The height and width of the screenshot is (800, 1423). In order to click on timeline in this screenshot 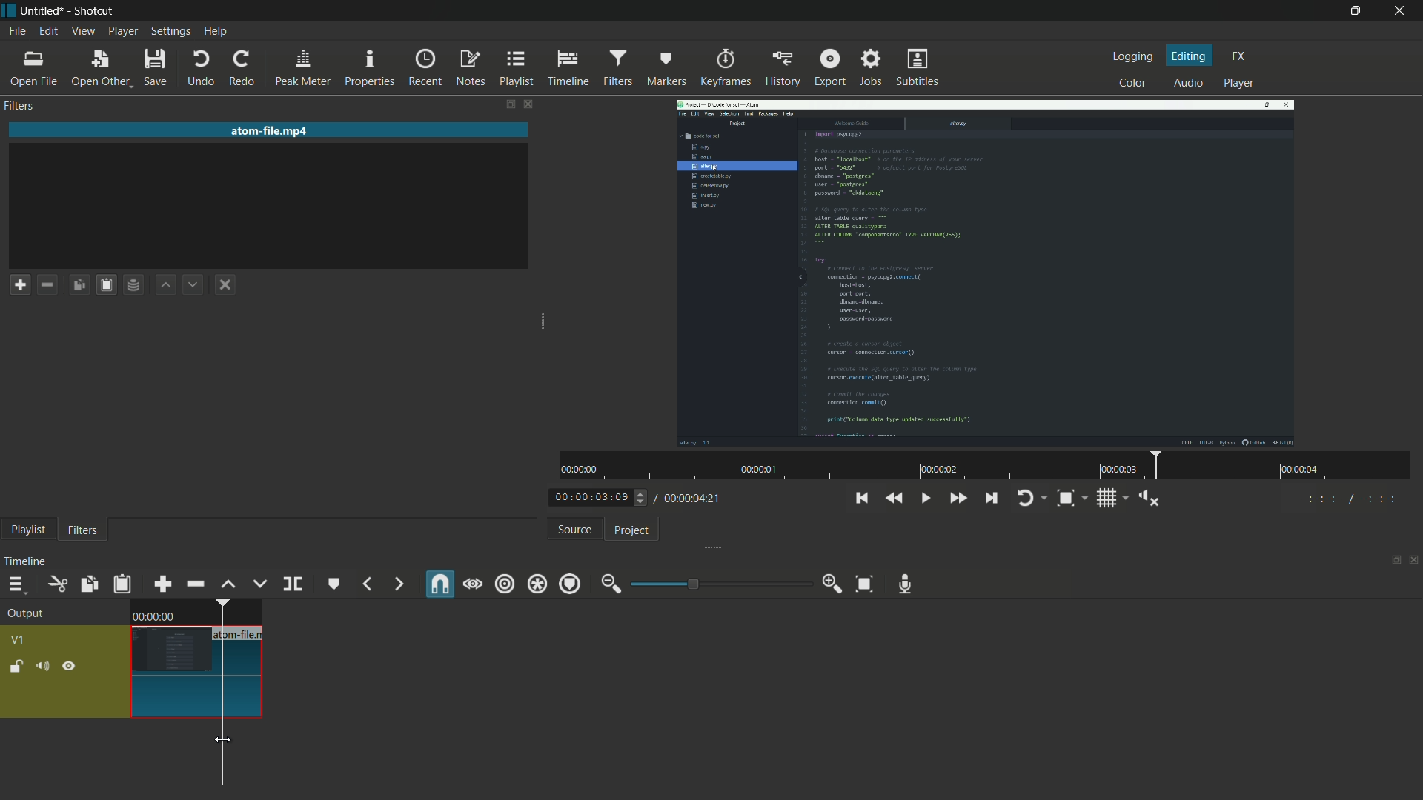, I will do `click(568, 69)`.